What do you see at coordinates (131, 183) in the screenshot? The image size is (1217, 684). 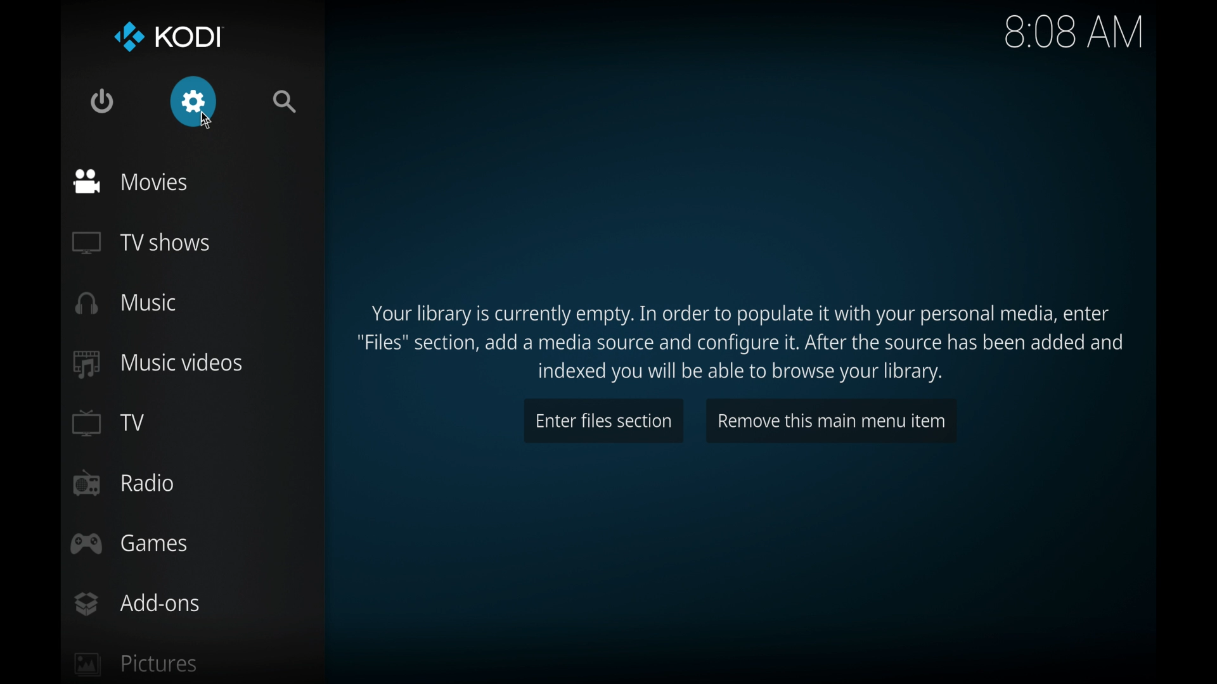 I see `movies` at bounding box center [131, 183].